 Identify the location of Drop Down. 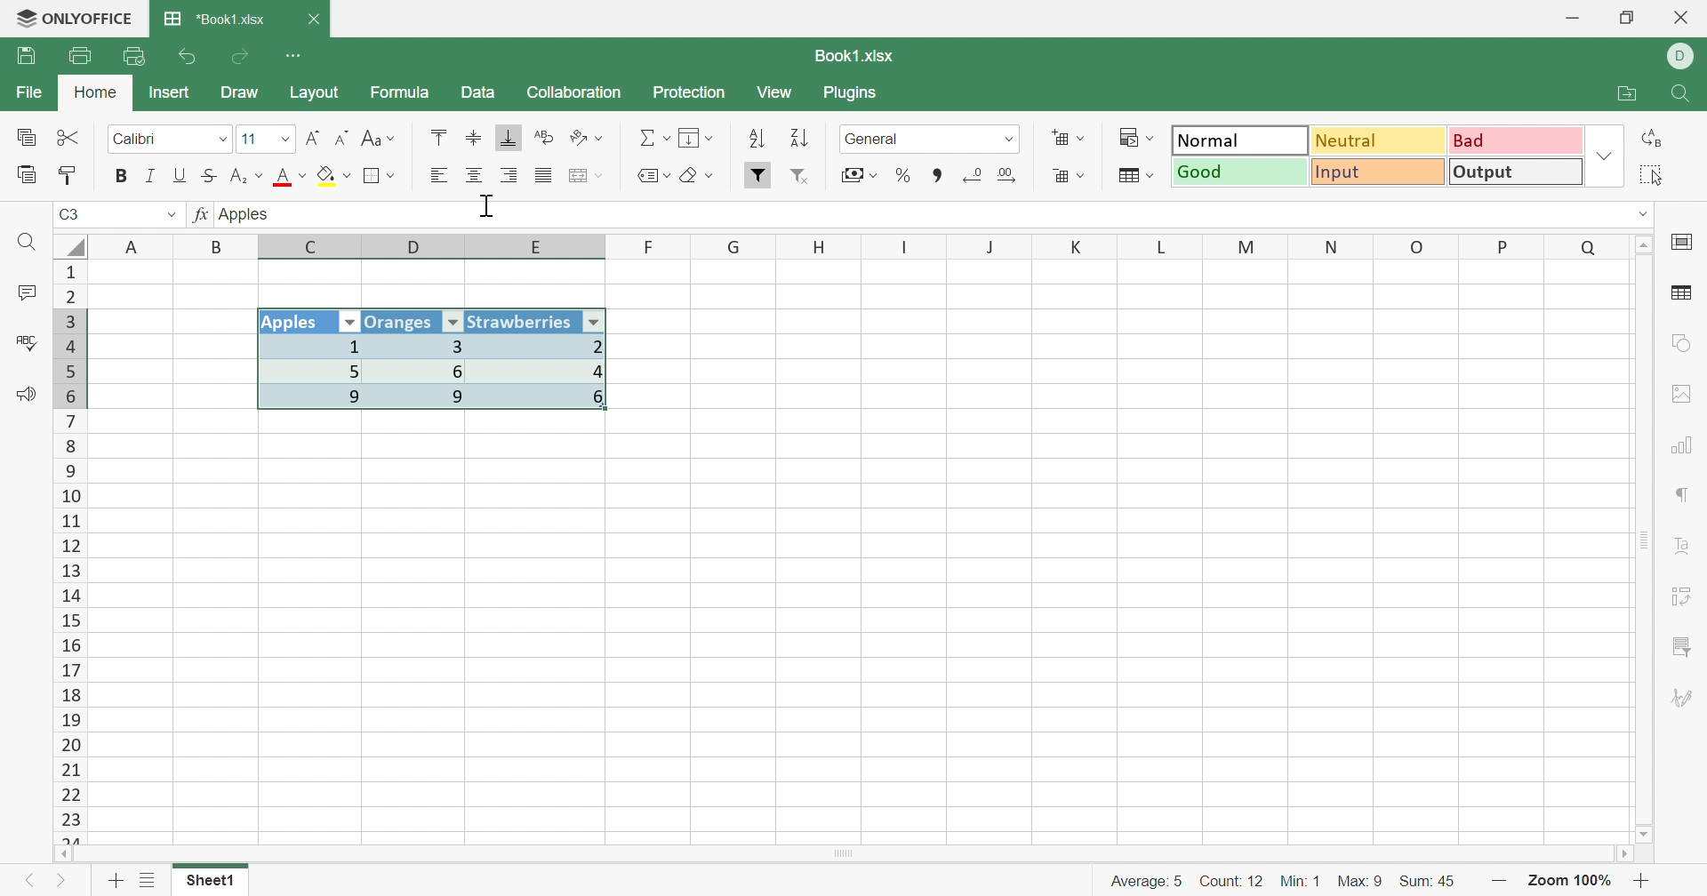
(282, 141).